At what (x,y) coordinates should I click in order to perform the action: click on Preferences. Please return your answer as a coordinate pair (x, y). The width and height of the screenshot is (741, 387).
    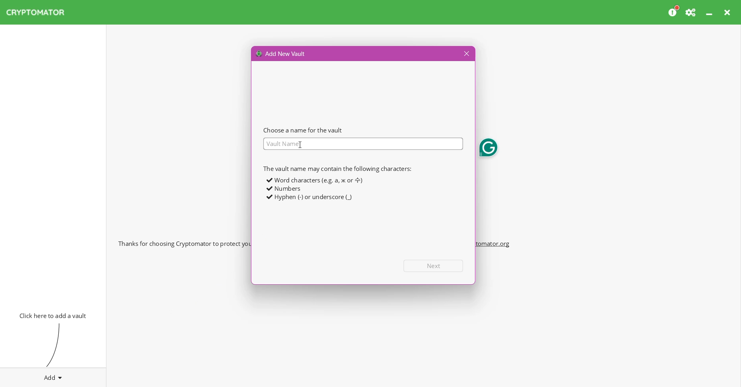
    Looking at the image, I should click on (691, 12).